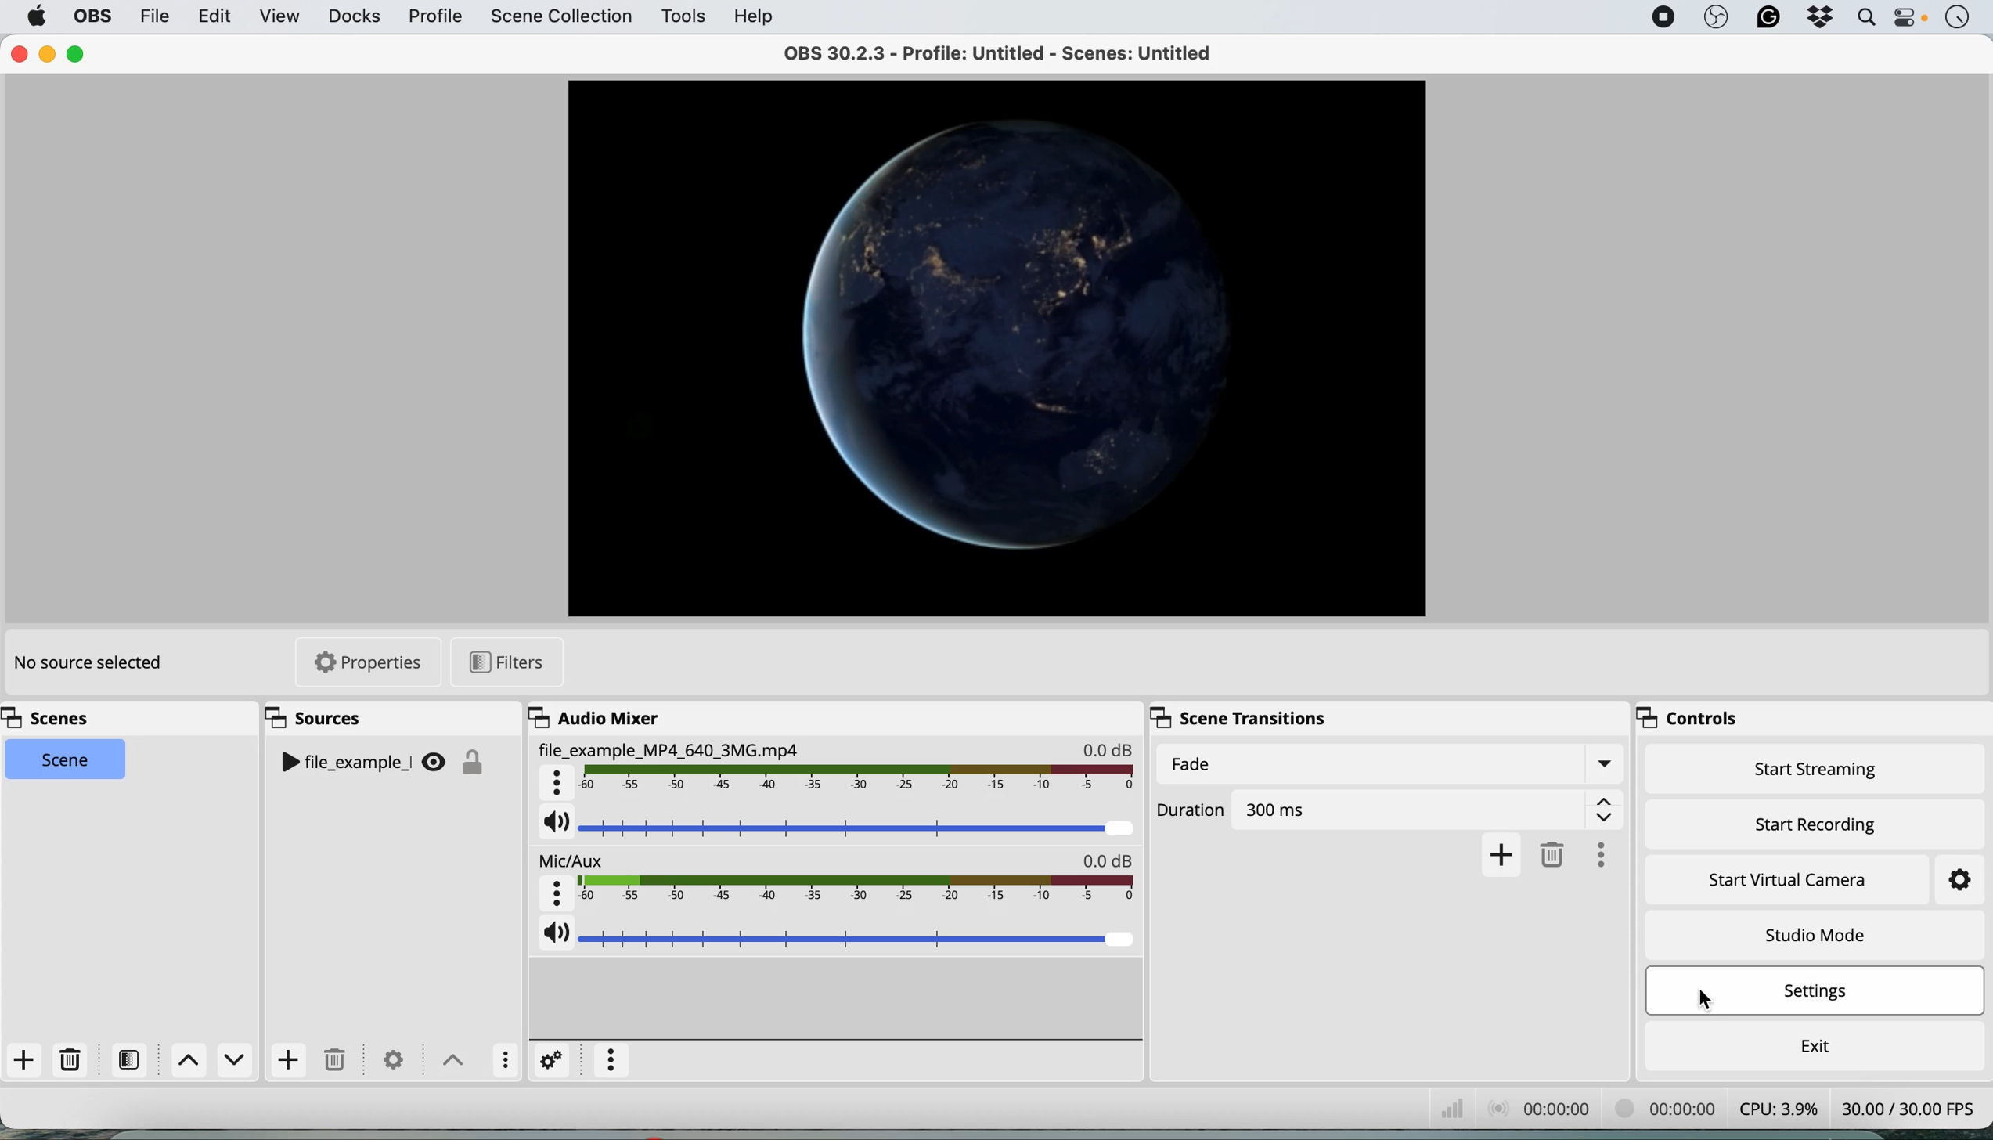 The image size is (1993, 1140). I want to click on spotlight search, so click(1864, 18).